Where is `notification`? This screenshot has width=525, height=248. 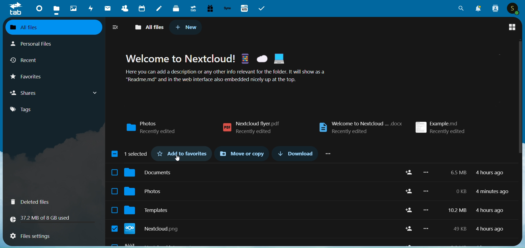
notification is located at coordinates (479, 8).